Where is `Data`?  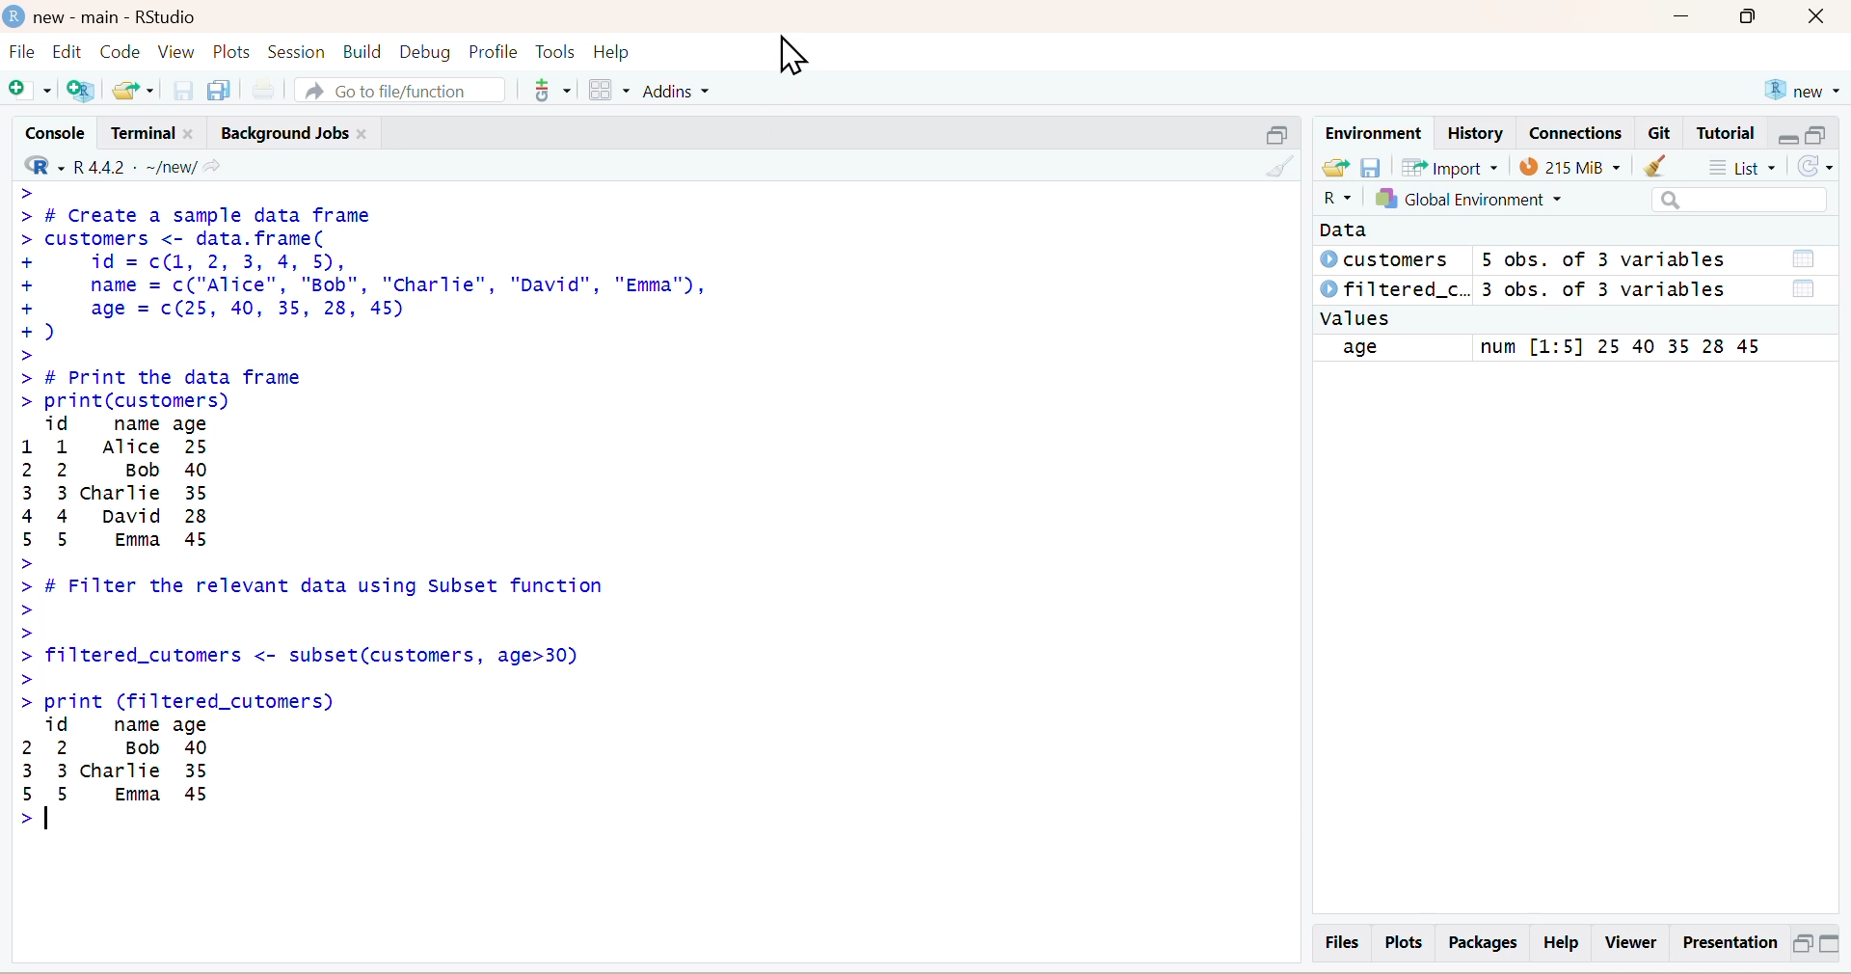 Data is located at coordinates (1345, 231).